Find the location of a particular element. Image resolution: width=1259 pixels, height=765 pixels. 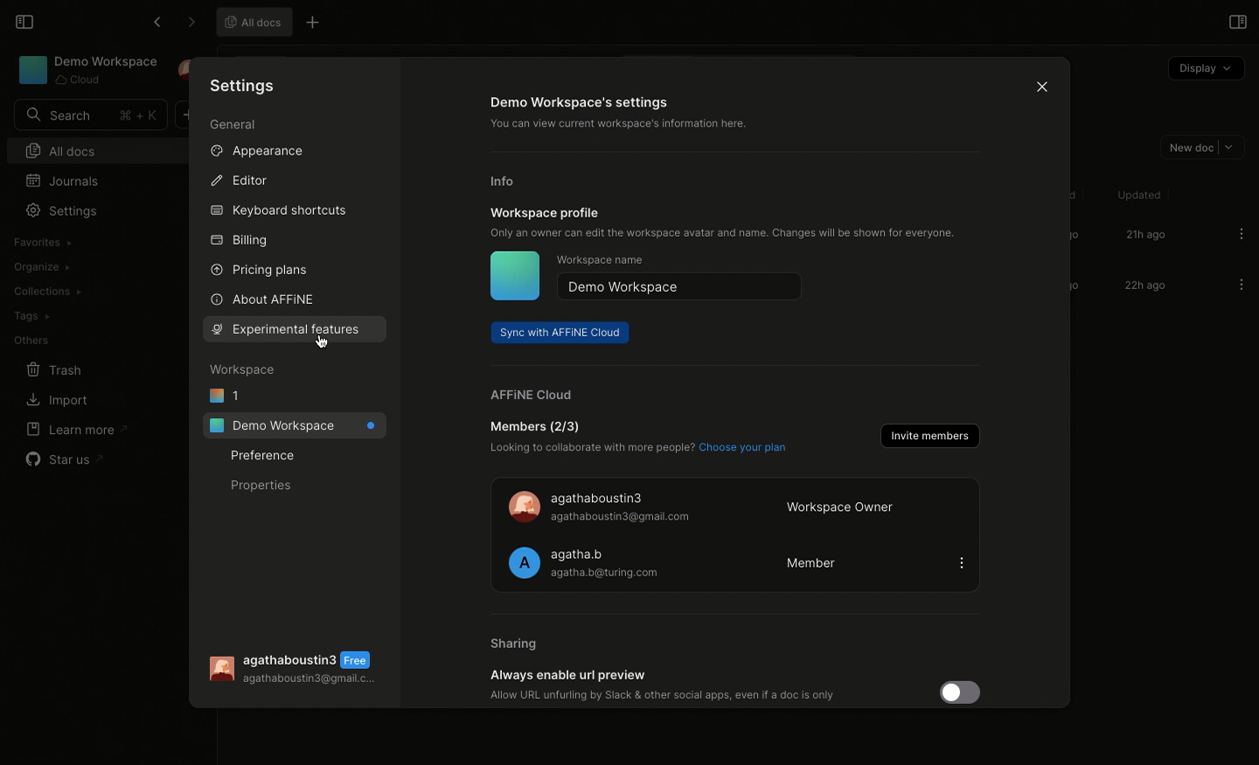

Learn more is located at coordinates (75, 429).